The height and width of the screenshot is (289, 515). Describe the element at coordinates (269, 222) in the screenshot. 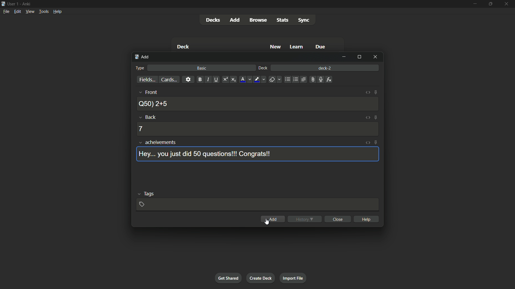

I see `cursor` at that location.